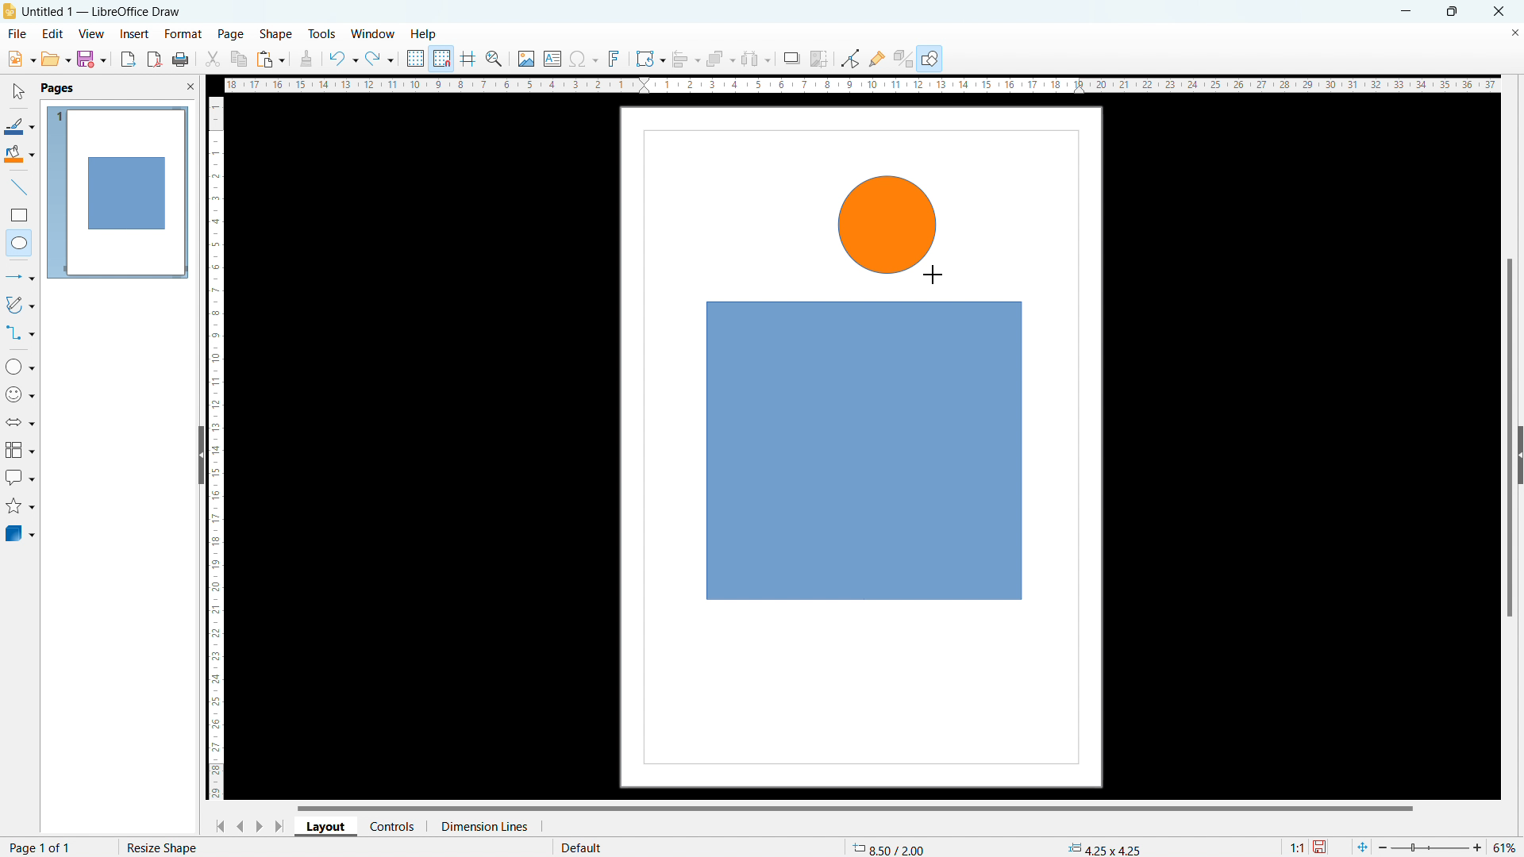  What do you see at coordinates (41, 847) in the screenshot?
I see `current page` at bounding box center [41, 847].